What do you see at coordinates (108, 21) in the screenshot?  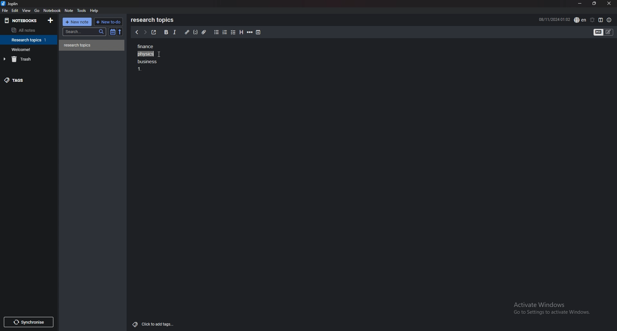 I see `new todo` at bounding box center [108, 21].